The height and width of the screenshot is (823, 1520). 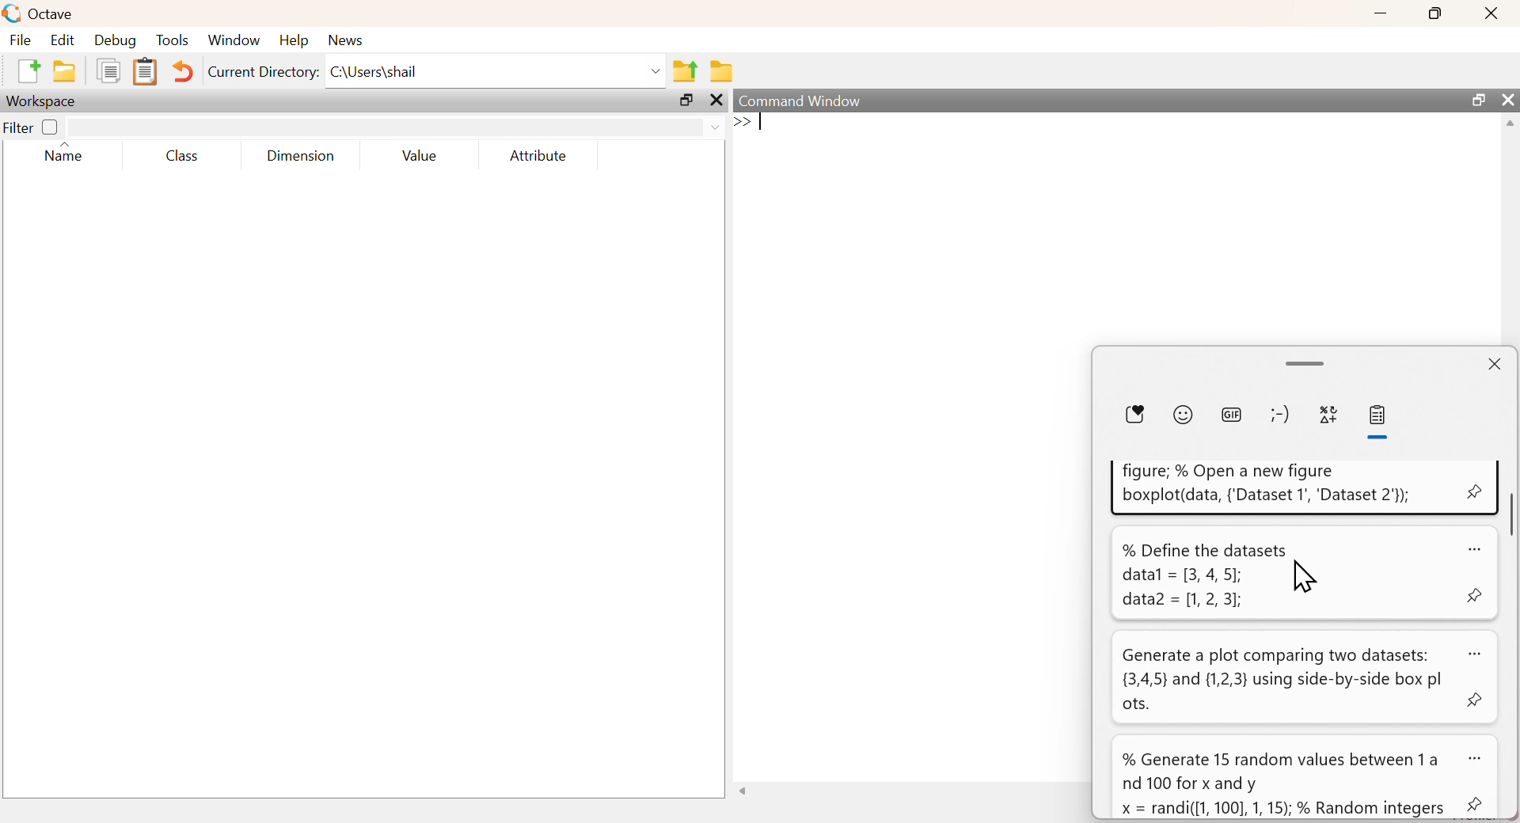 What do you see at coordinates (11, 13) in the screenshot?
I see `Logo` at bounding box center [11, 13].